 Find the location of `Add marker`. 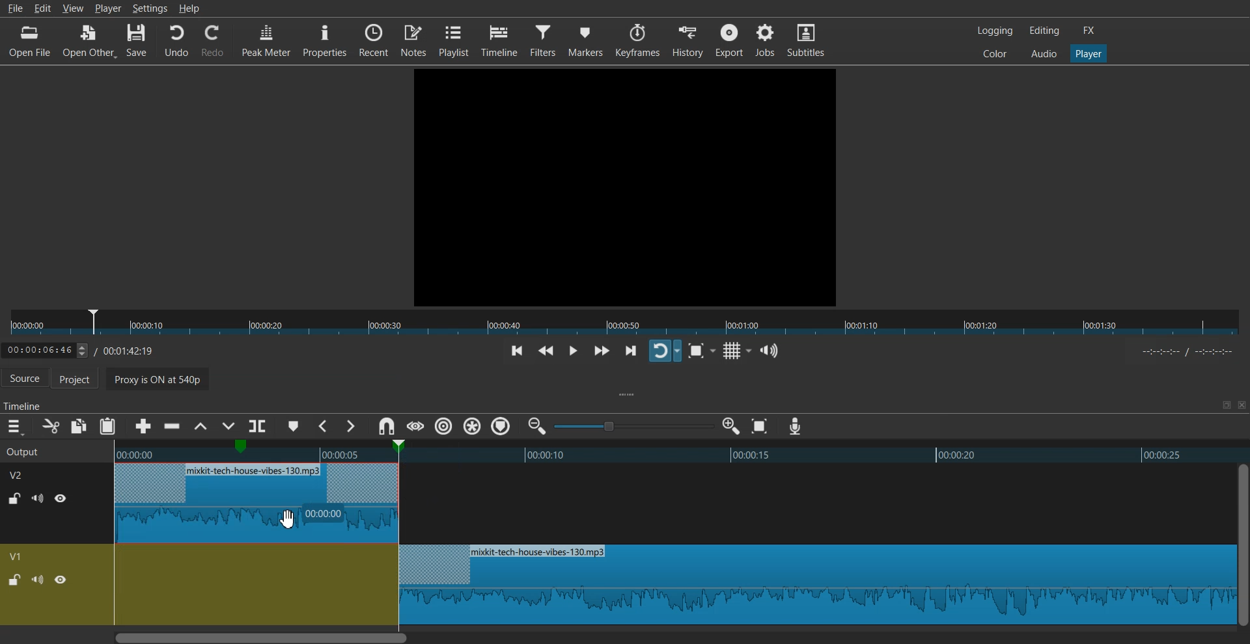

Add marker is located at coordinates (294, 426).